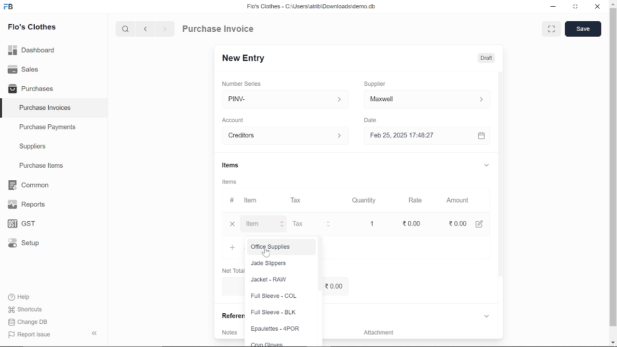 Image resolution: width=617 pixels, height=347 pixels. I want to click on Items, so click(236, 183).